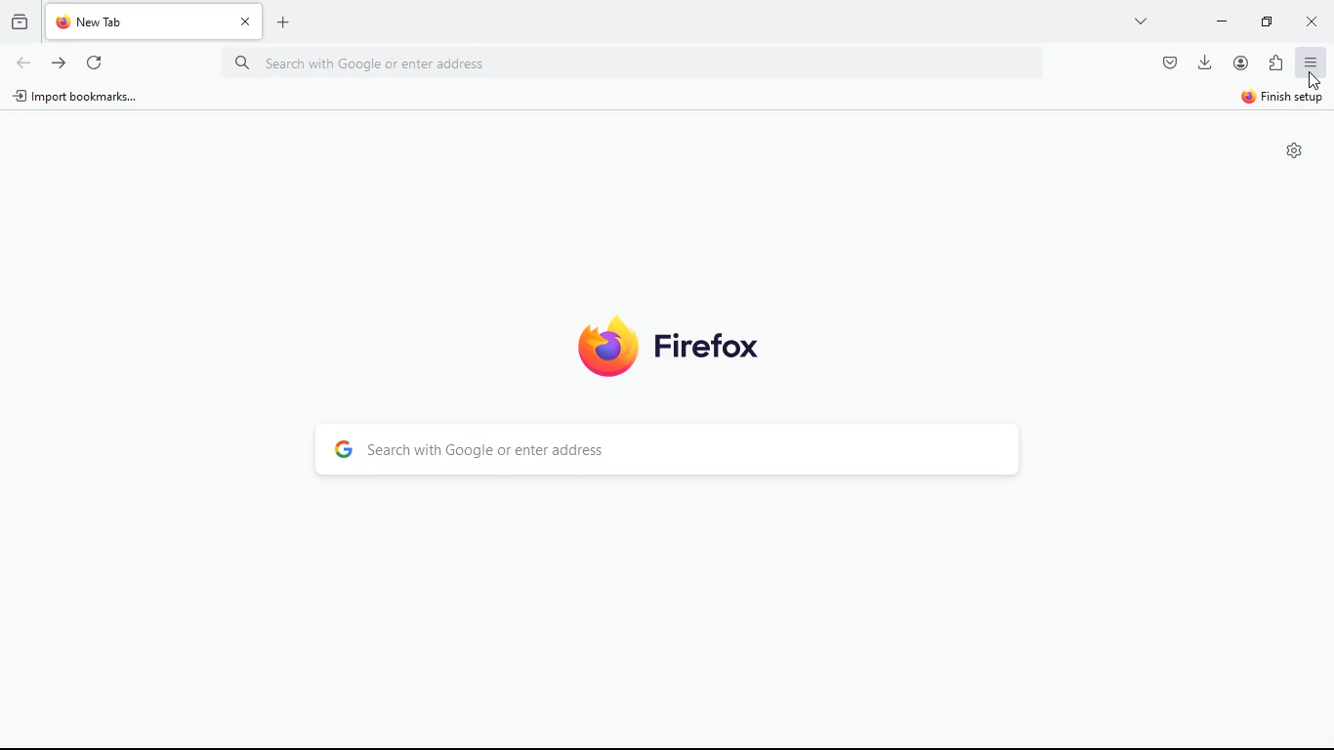  Describe the element at coordinates (1223, 21) in the screenshot. I see `minimize` at that location.